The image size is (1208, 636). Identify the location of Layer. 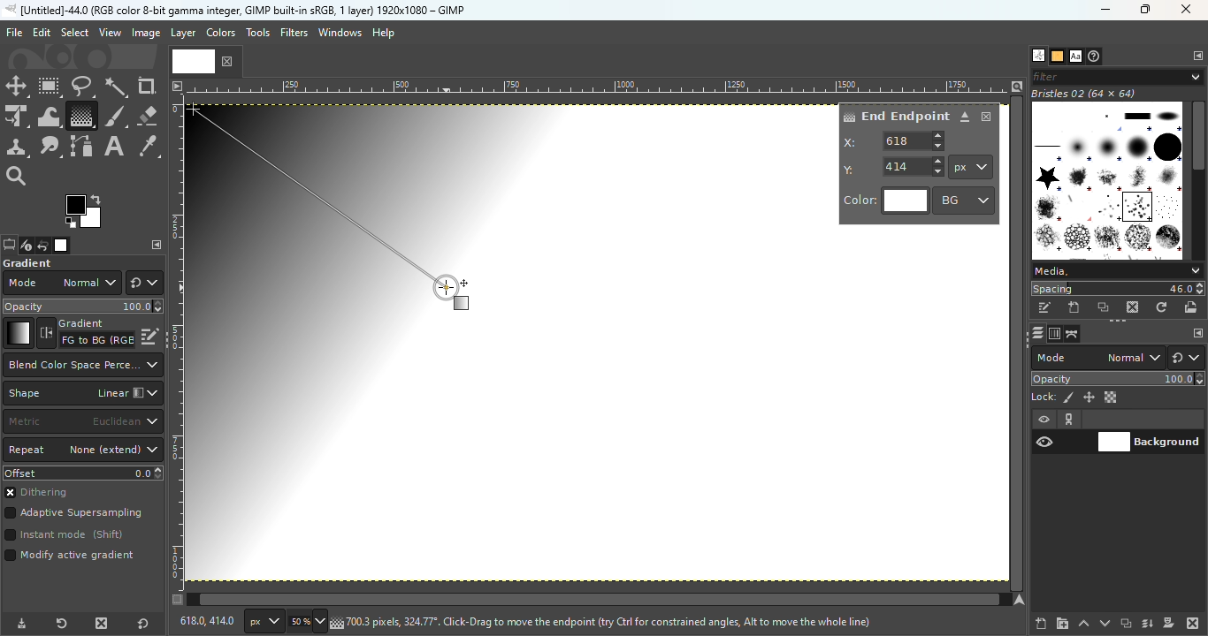
(182, 34).